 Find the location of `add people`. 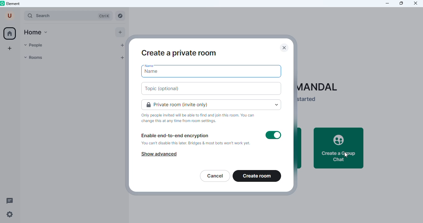

add people is located at coordinates (123, 46).